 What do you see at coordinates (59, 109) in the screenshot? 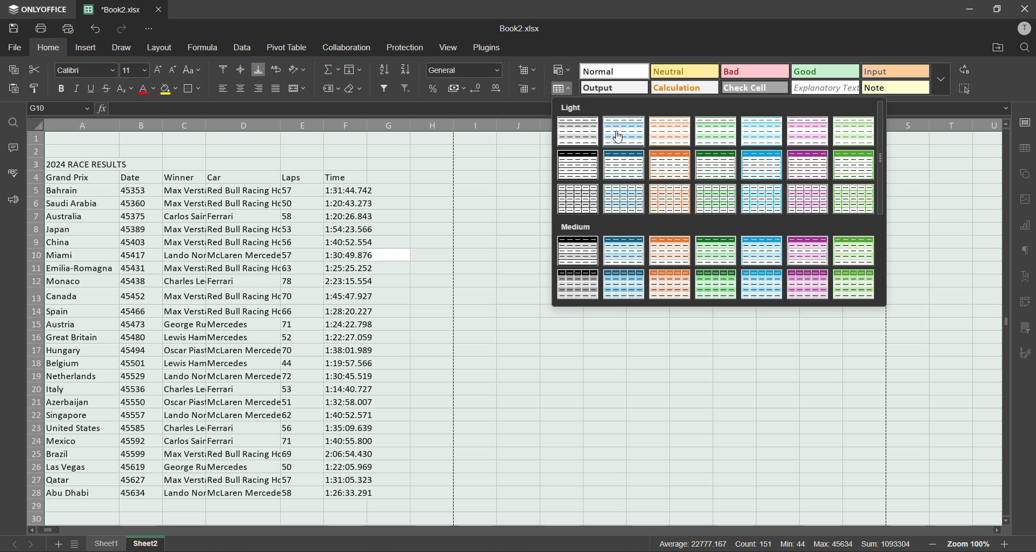
I see `cell address` at bounding box center [59, 109].